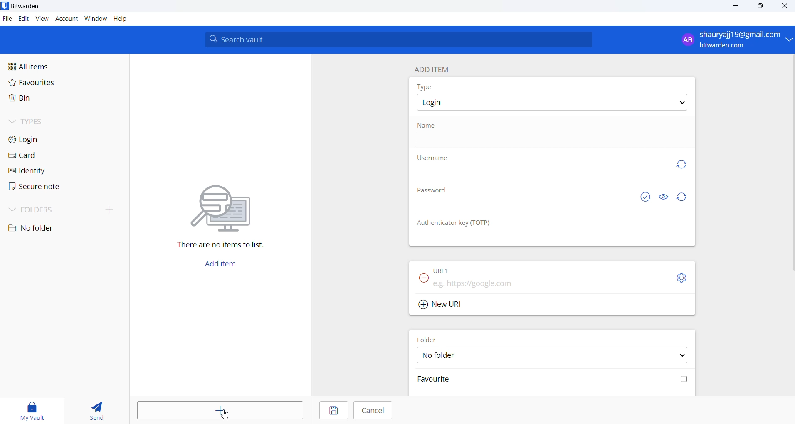  What do you see at coordinates (434, 159) in the screenshot?
I see `Username ` at bounding box center [434, 159].